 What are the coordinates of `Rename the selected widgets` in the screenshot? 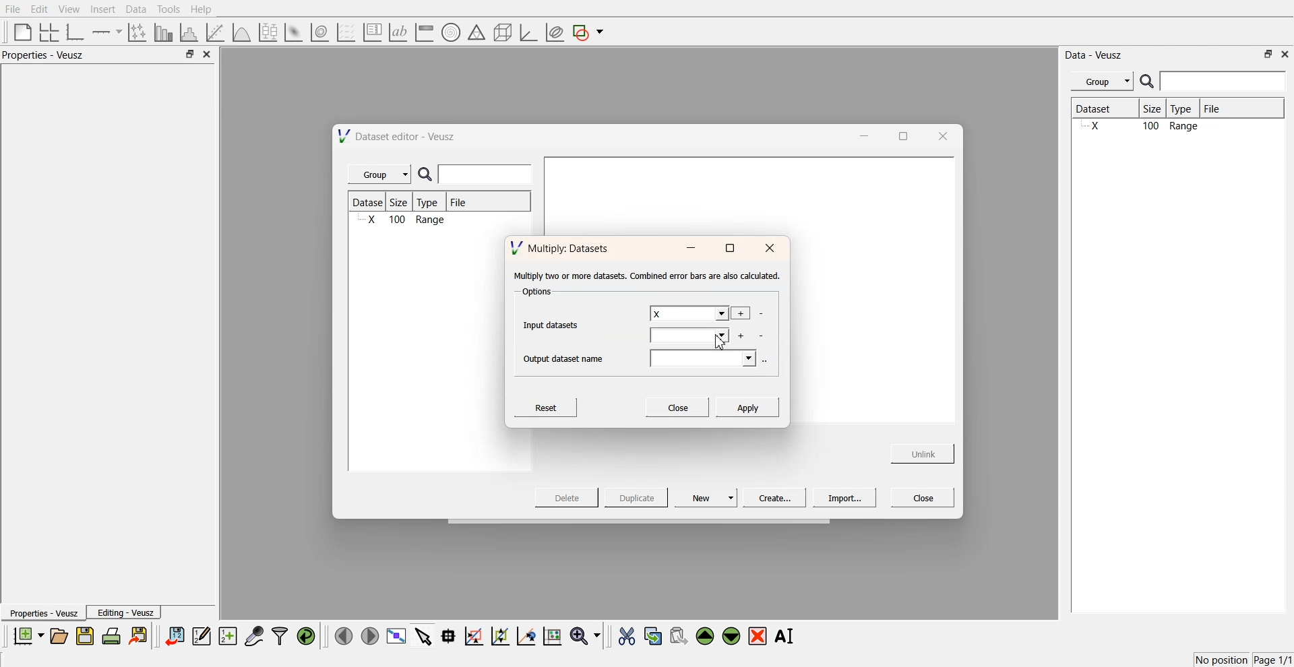 It's located at (787, 636).